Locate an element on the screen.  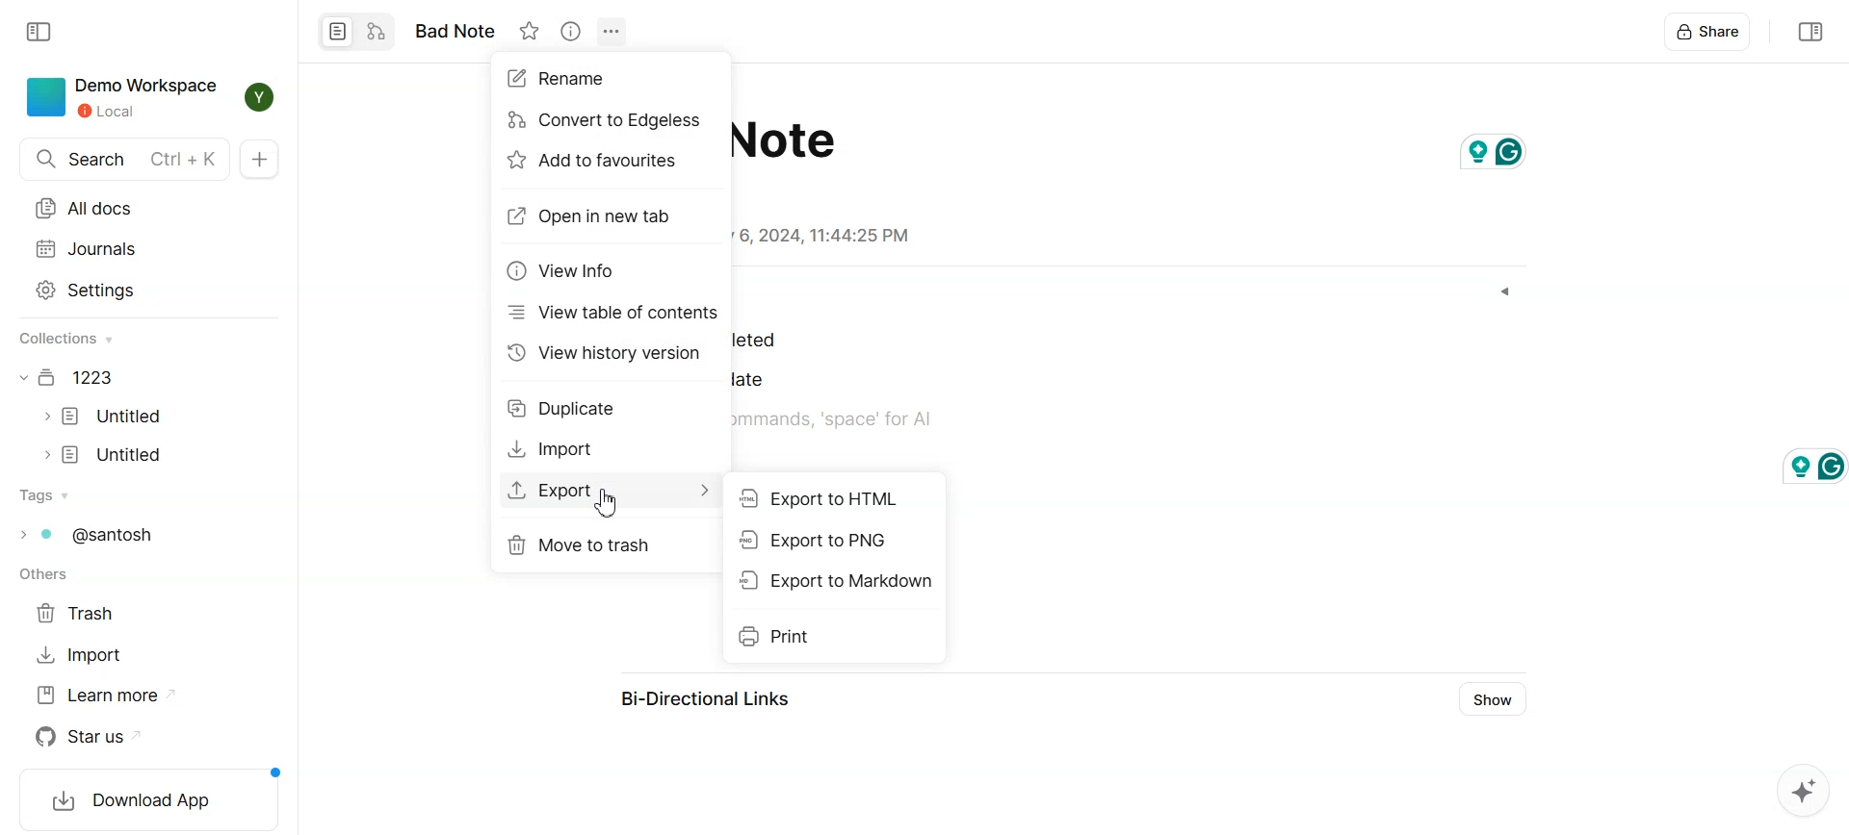
Document file is located at coordinates (105, 455).